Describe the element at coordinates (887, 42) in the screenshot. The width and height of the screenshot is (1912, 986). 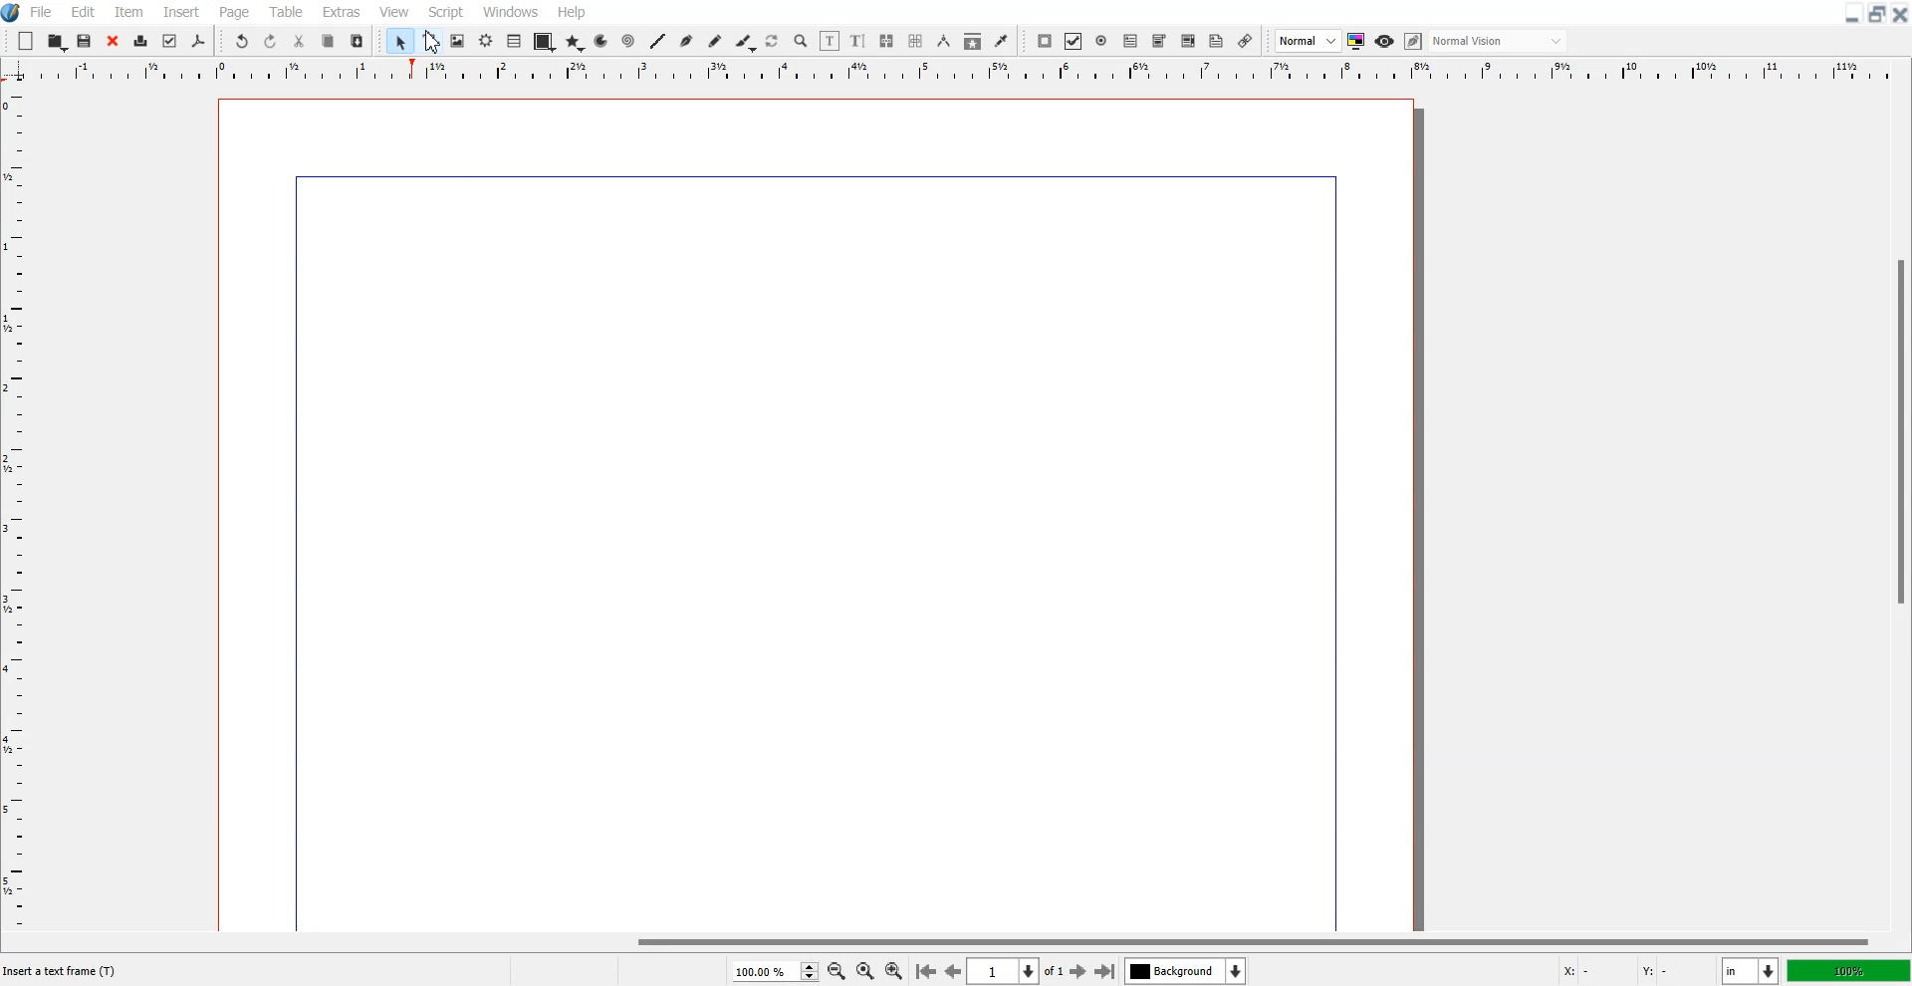
I see `Link text frame` at that location.